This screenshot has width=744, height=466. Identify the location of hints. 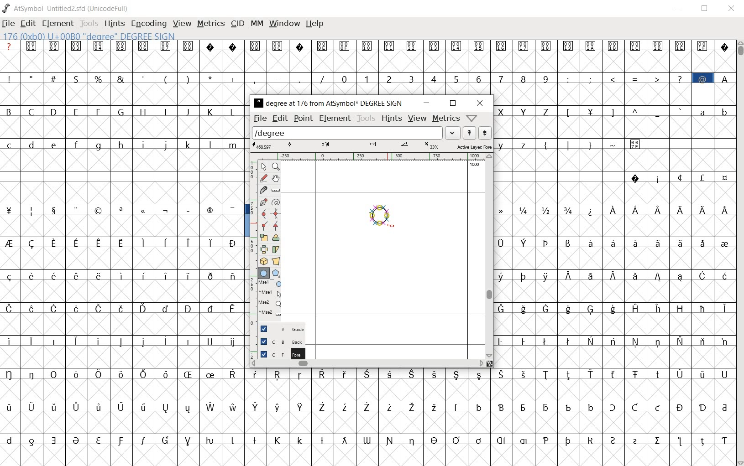
(114, 24).